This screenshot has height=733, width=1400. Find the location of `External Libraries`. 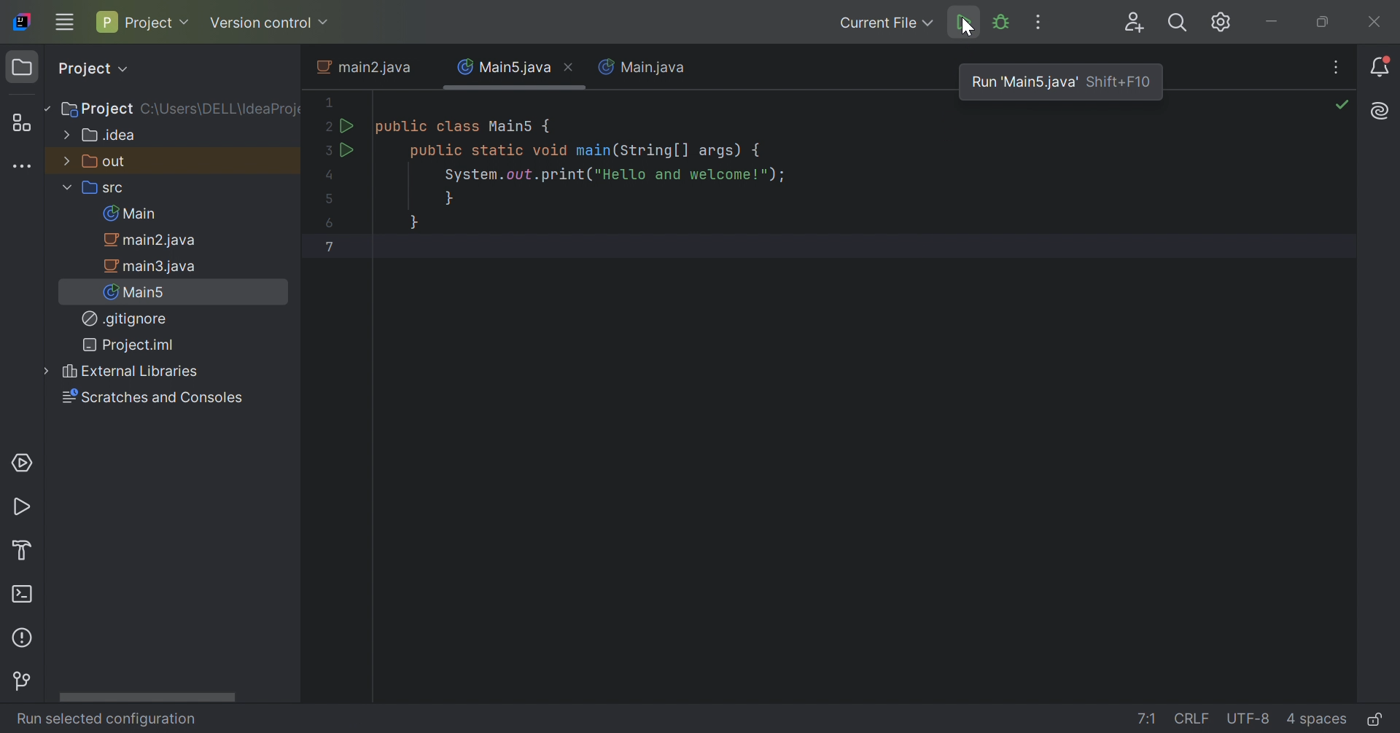

External Libraries is located at coordinates (127, 370).